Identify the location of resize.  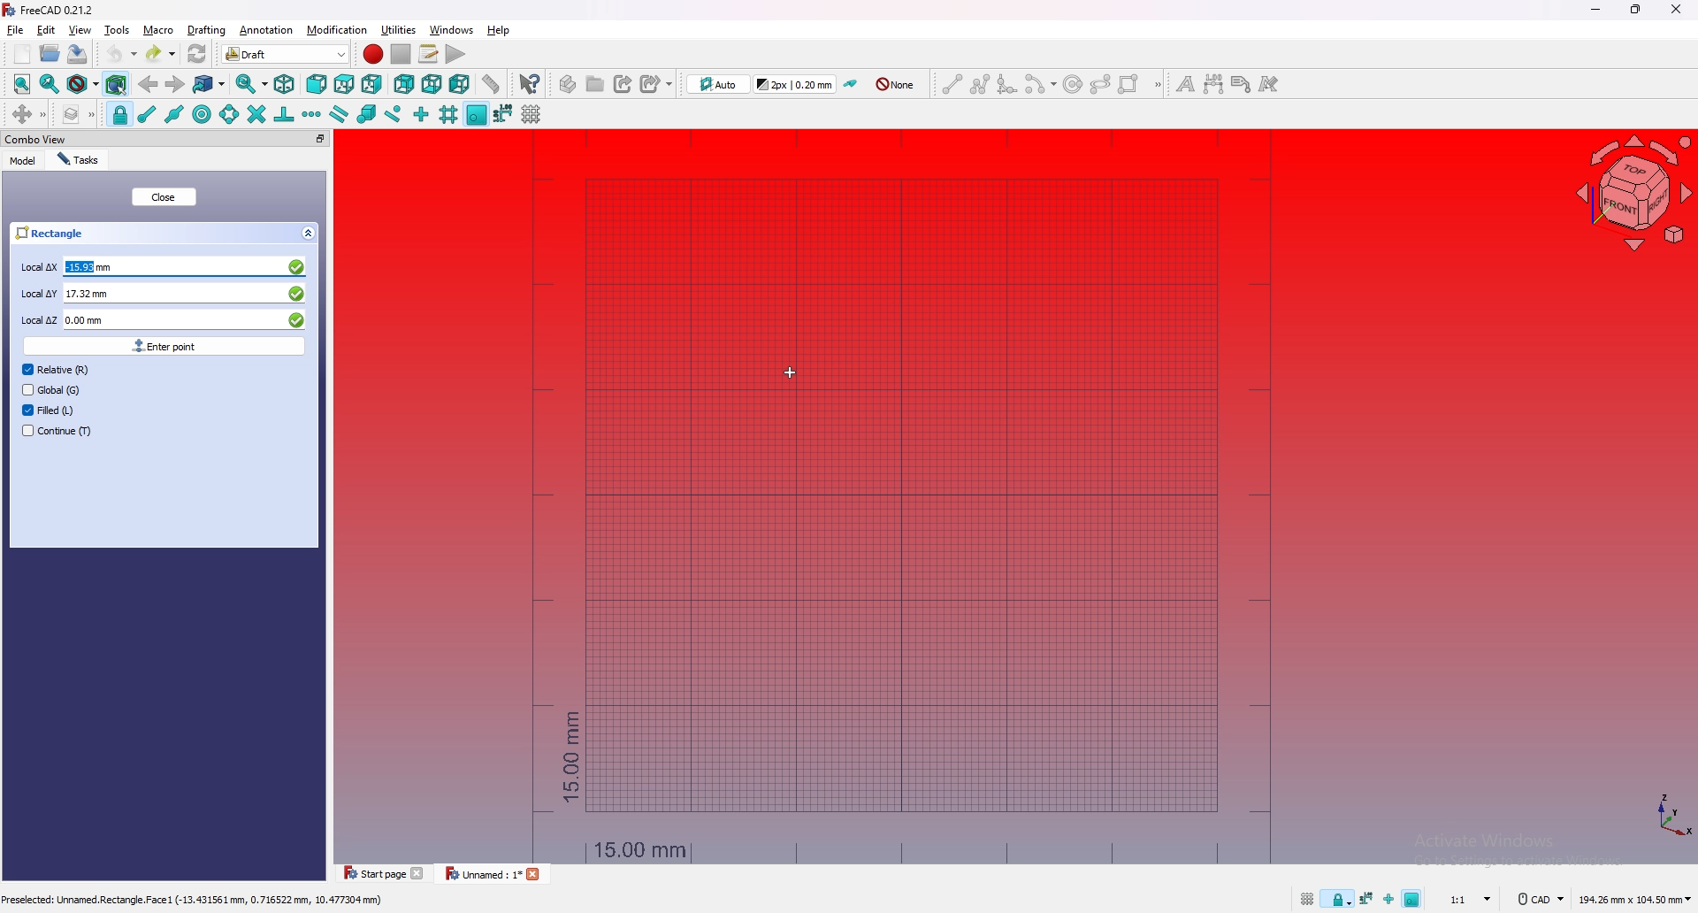
(1635, 10).